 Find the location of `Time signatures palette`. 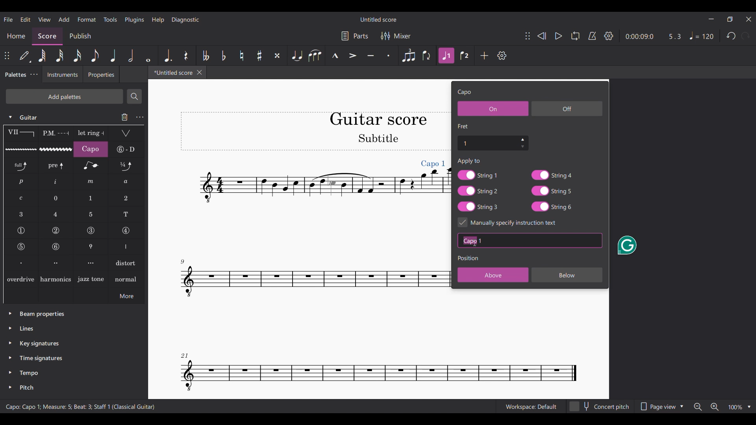

Time signatures palette is located at coordinates (41, 358).